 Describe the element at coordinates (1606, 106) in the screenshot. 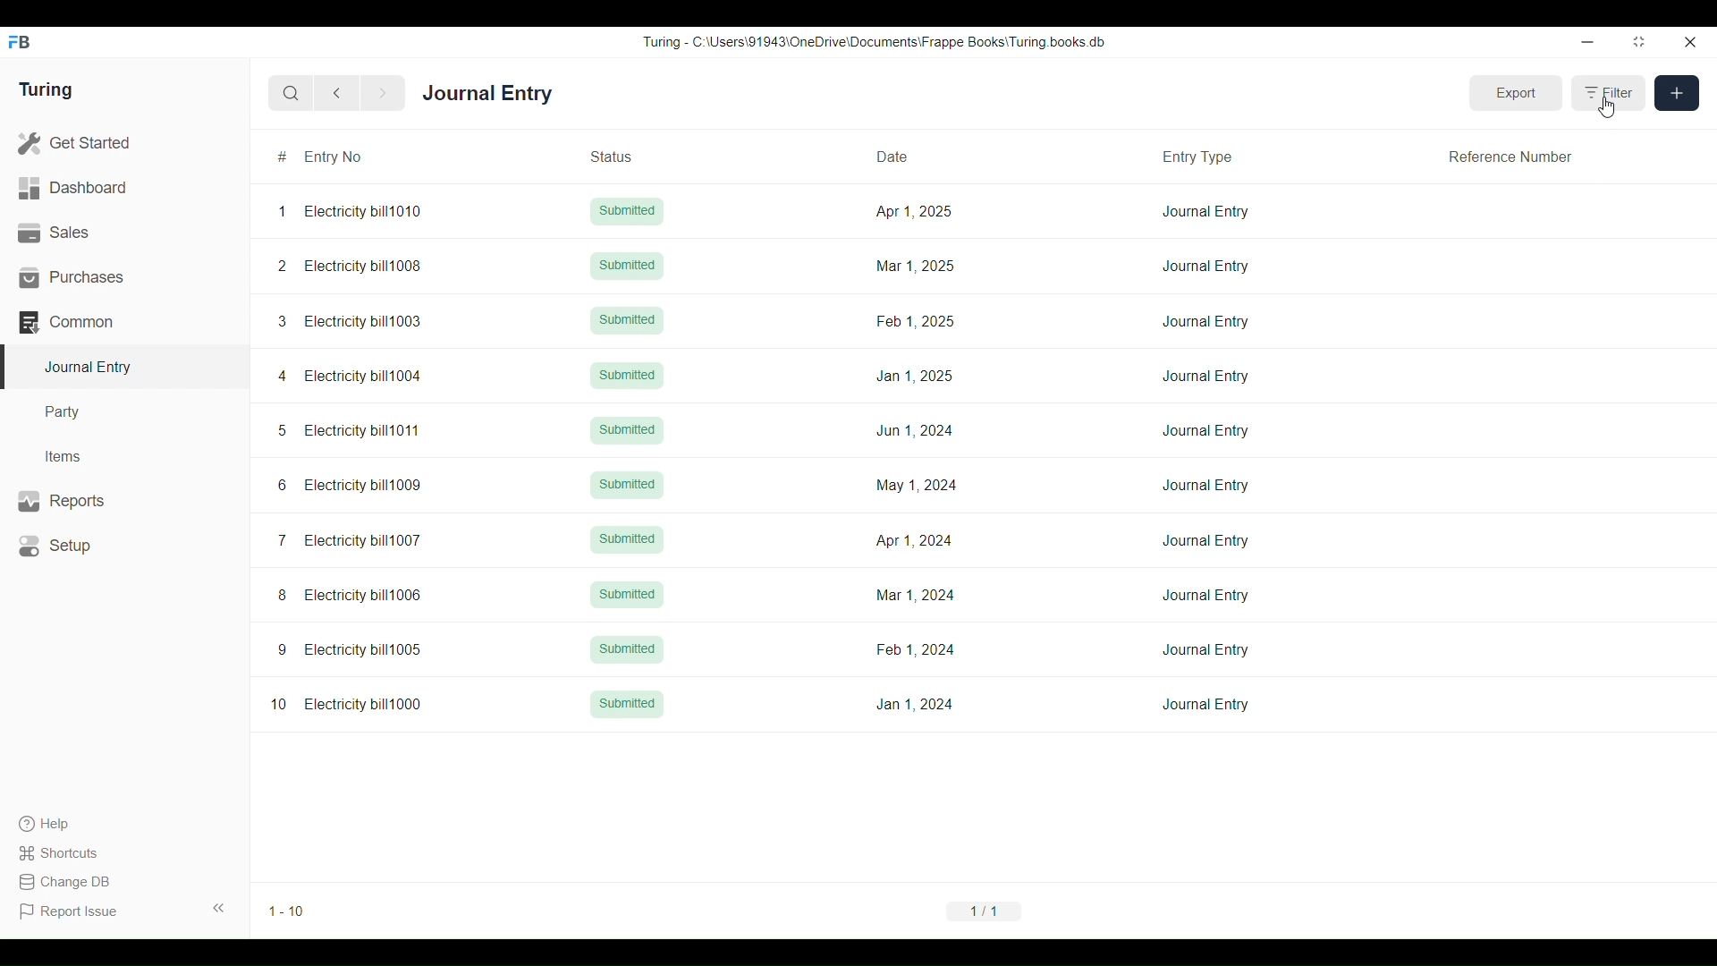

I see `Cursor` at that location.